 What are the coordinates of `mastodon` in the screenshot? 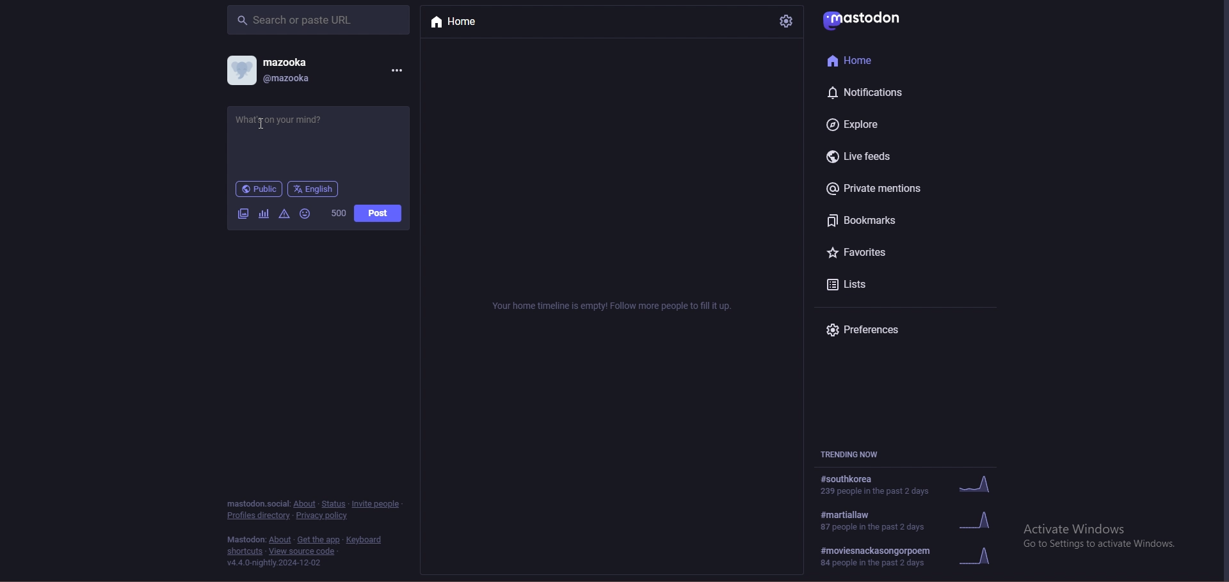 It's located at (867, 18).